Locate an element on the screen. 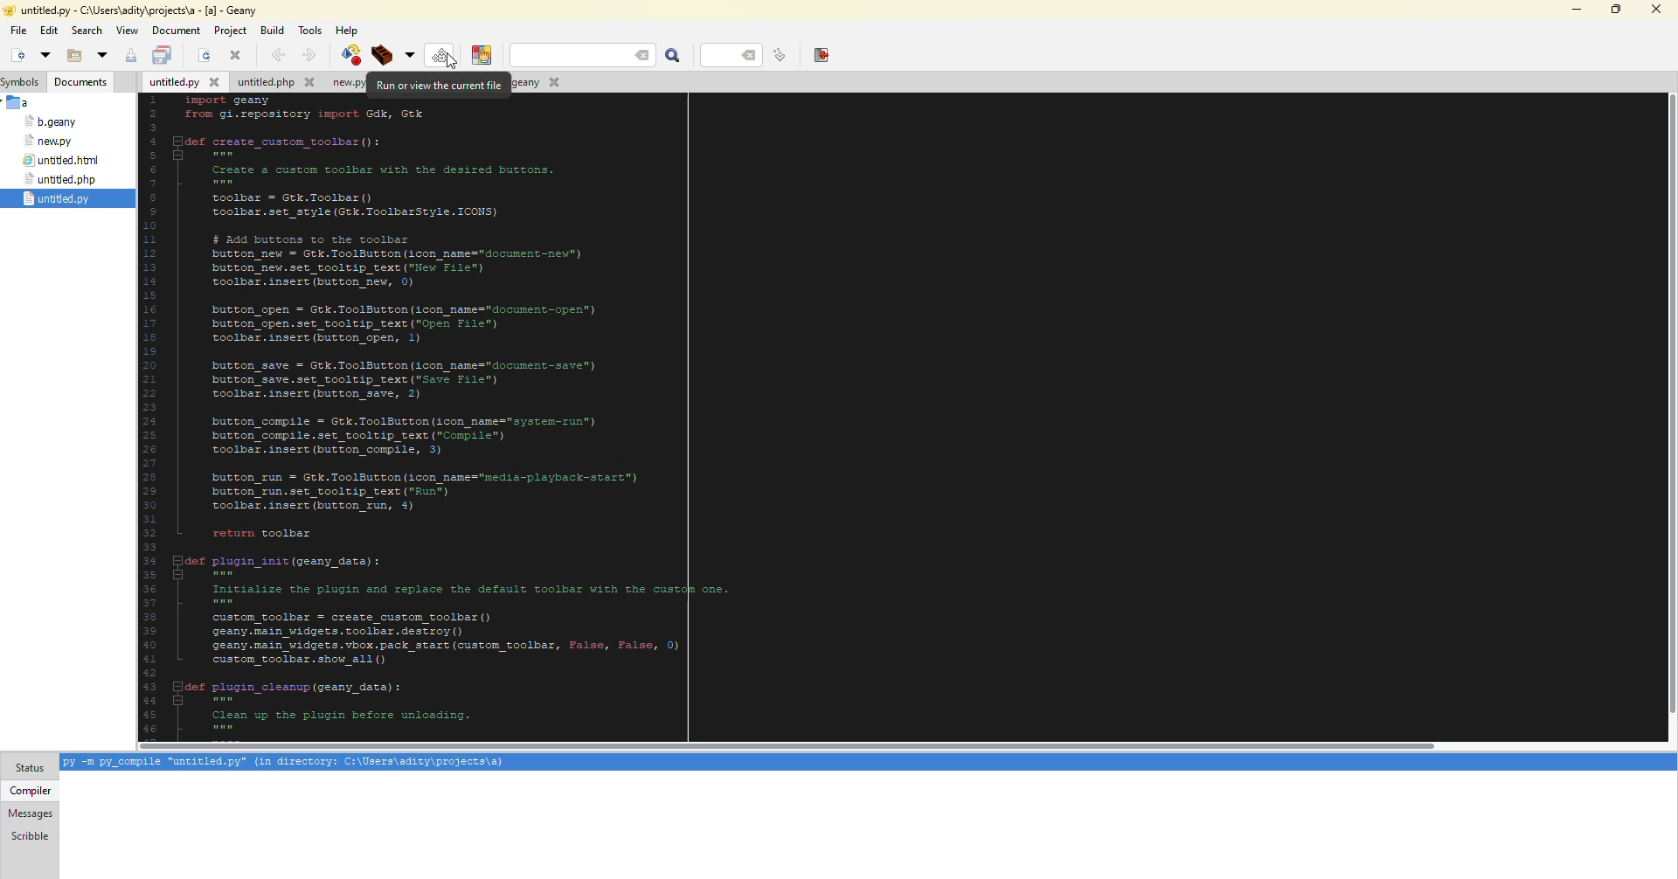  code is located at coordinates (430, 419).